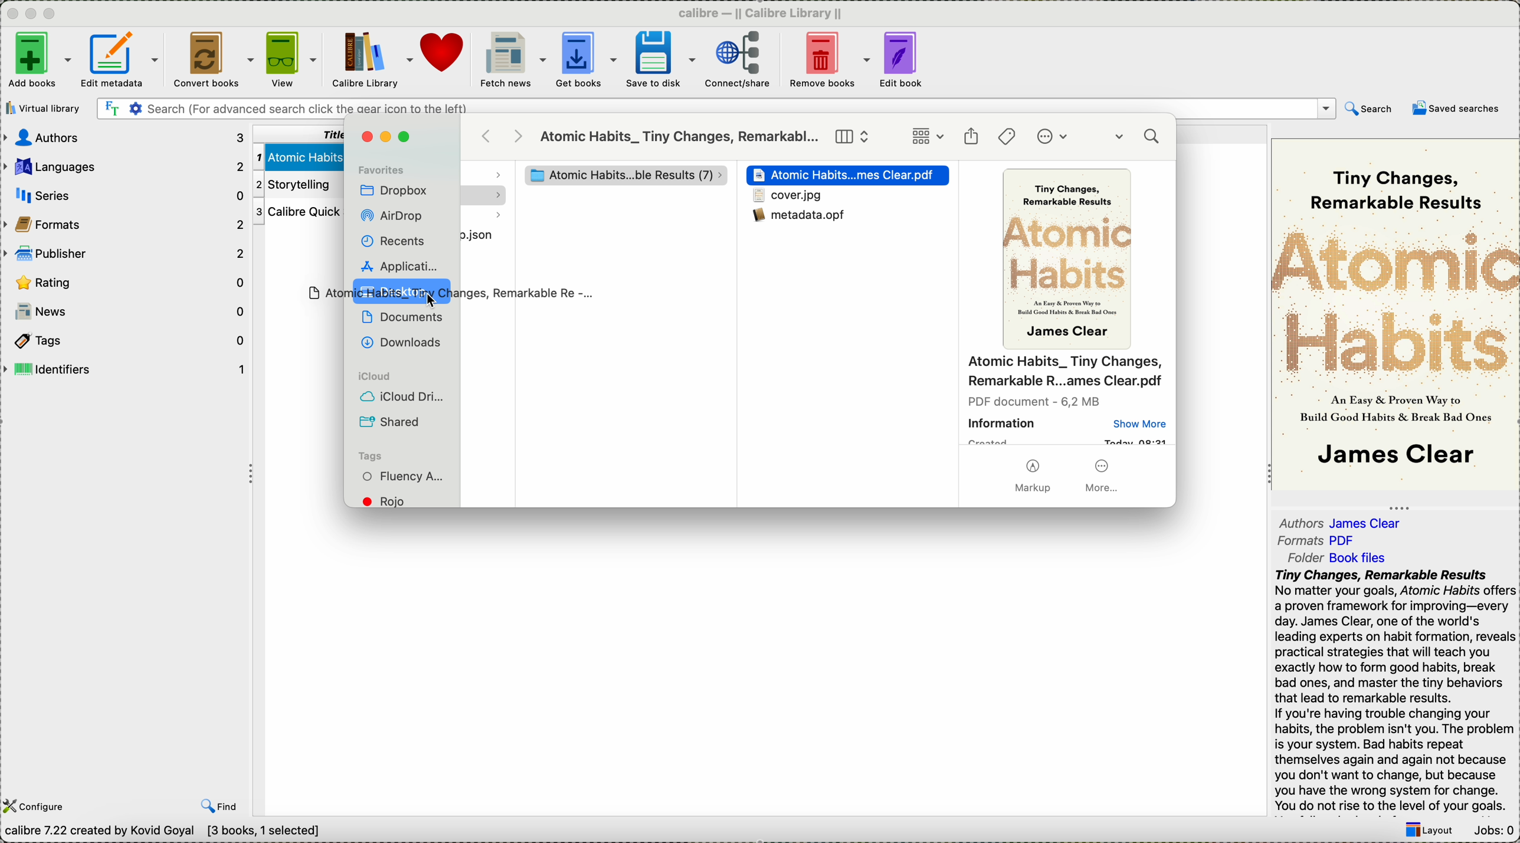 This screenshot has width=1520, height=843. I want to click on configure, so click(37, 806).